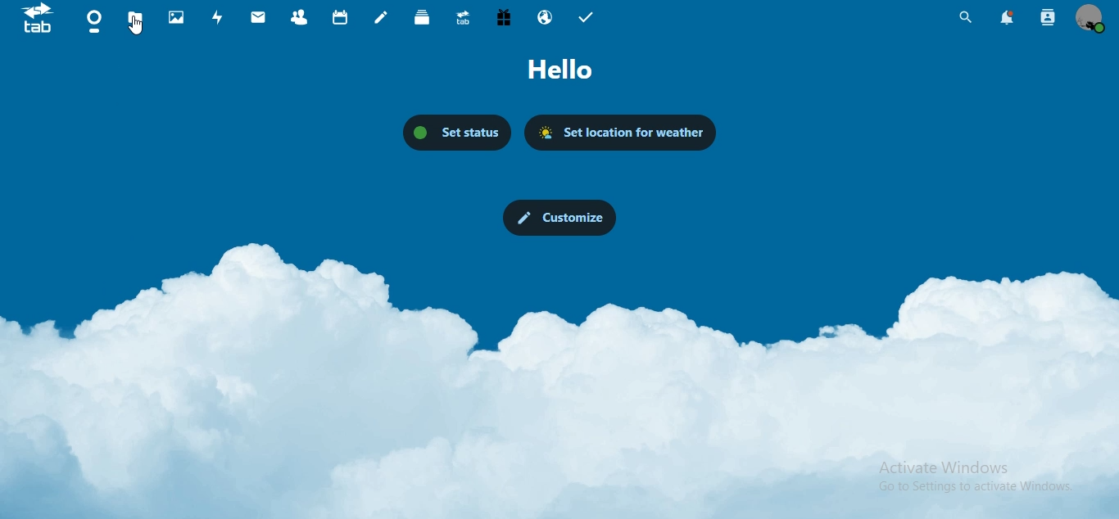  What do you see at coordinates (463, 20) in the screenshot?
I see `synology` at bounding box center [463, 20].